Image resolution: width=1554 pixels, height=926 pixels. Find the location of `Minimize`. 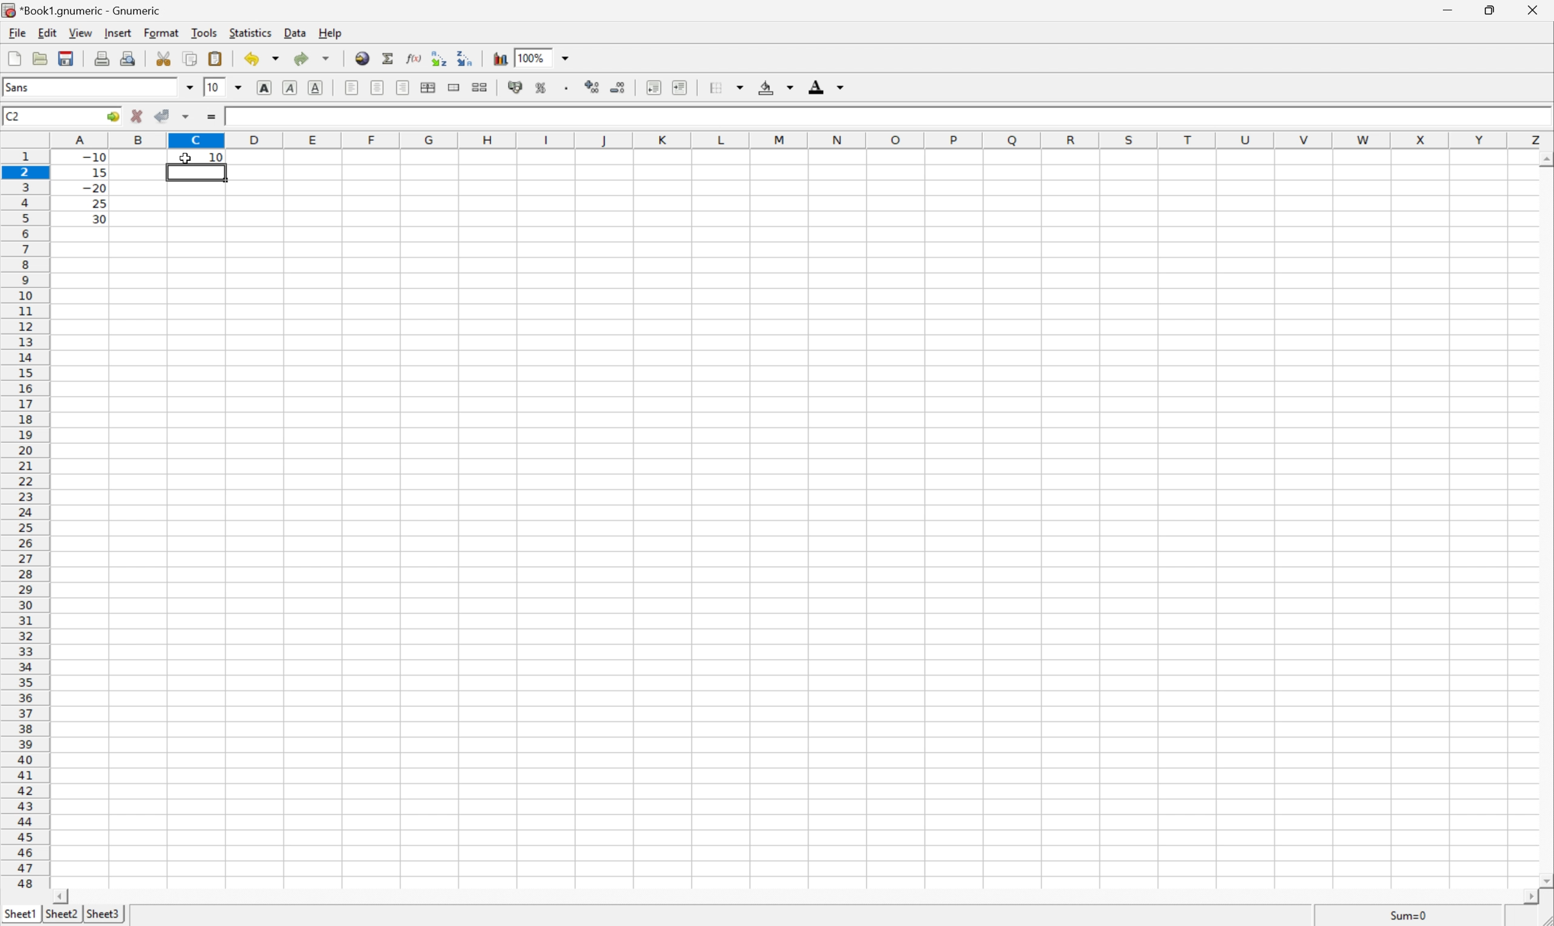

Minimize is located at coordinates (1449, 9).